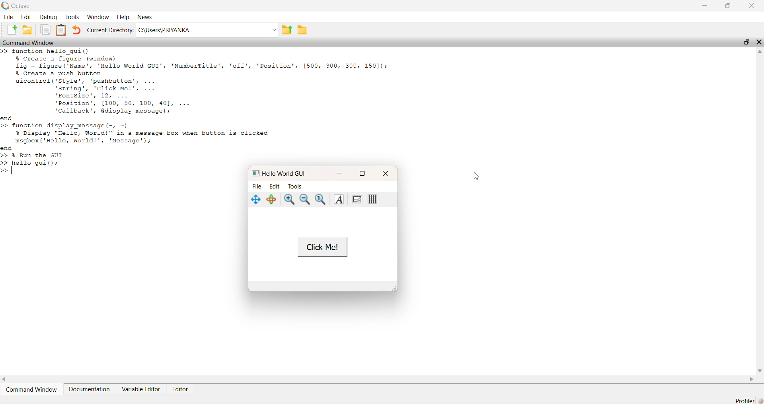  I want to click on maximise, so click(729, 7).